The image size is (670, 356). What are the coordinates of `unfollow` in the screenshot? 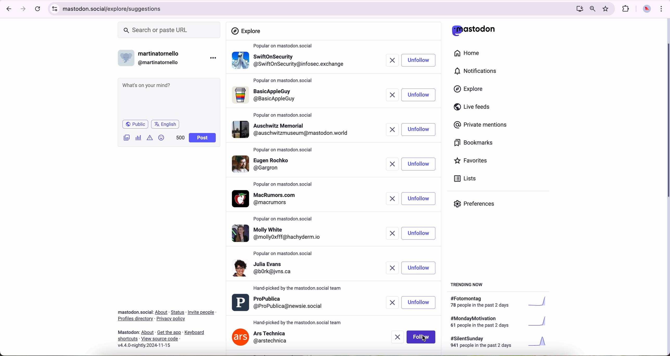 It's located at (419, 198).